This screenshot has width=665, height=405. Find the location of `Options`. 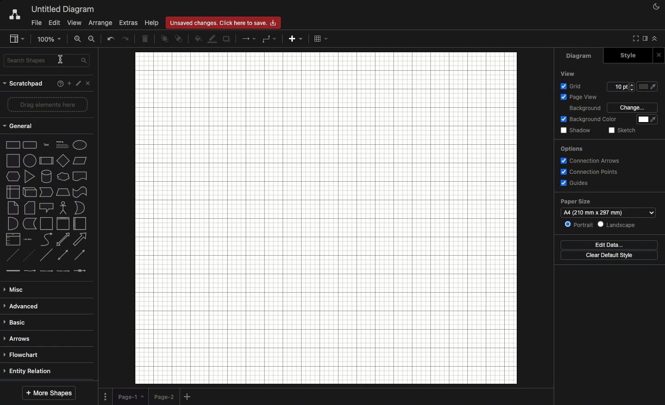

Options is located at coordinates (575, 148).